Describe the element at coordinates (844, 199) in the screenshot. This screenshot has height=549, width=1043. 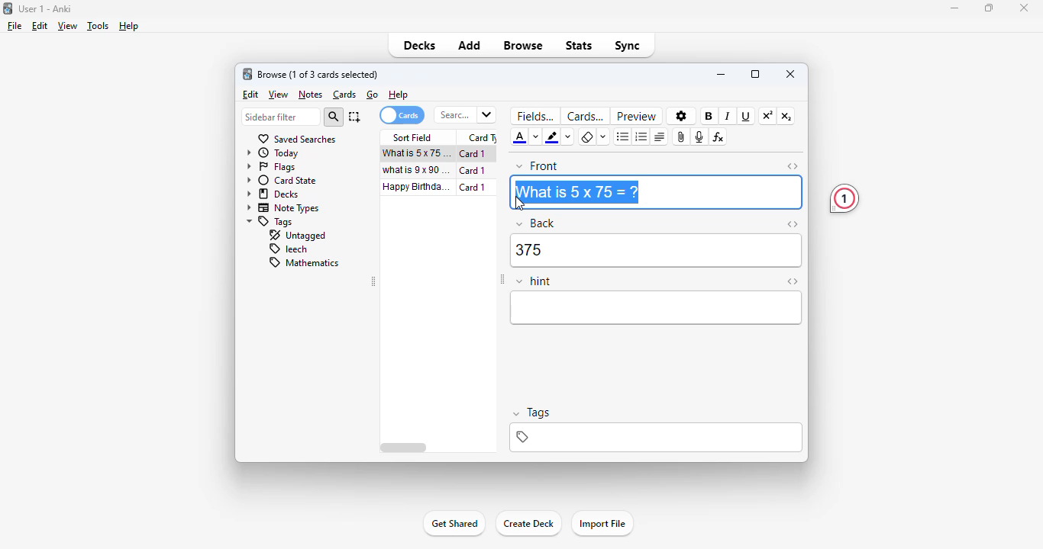
I see `1` at that location.